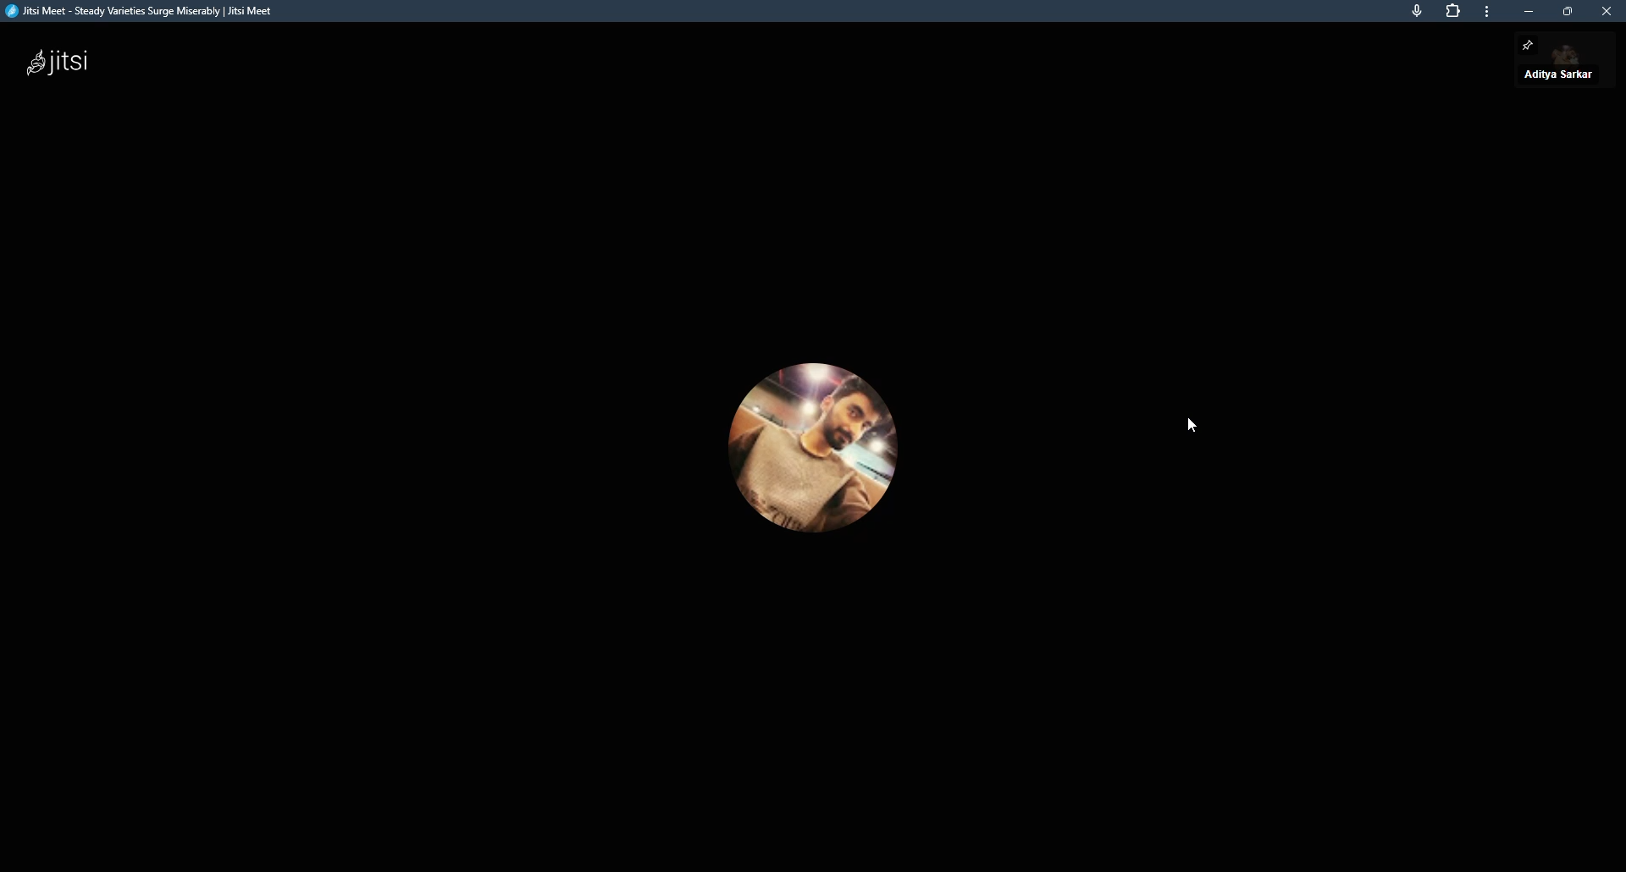  Describe the element at coordinates (1193, 422) in the screenshot. I see `cursor` at that location.